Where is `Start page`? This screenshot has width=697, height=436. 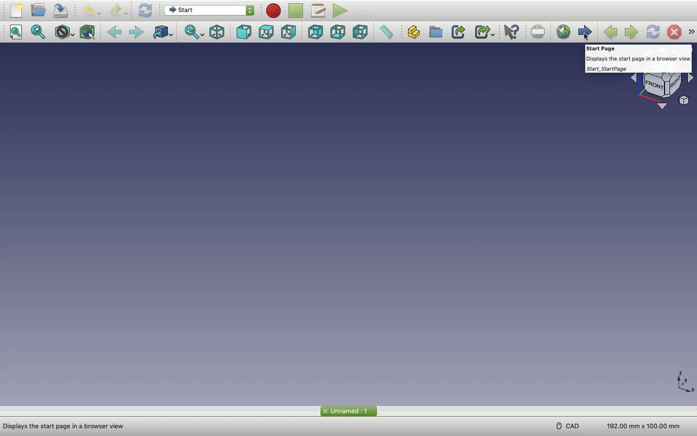 Start page is located at coordinates (348, 411).